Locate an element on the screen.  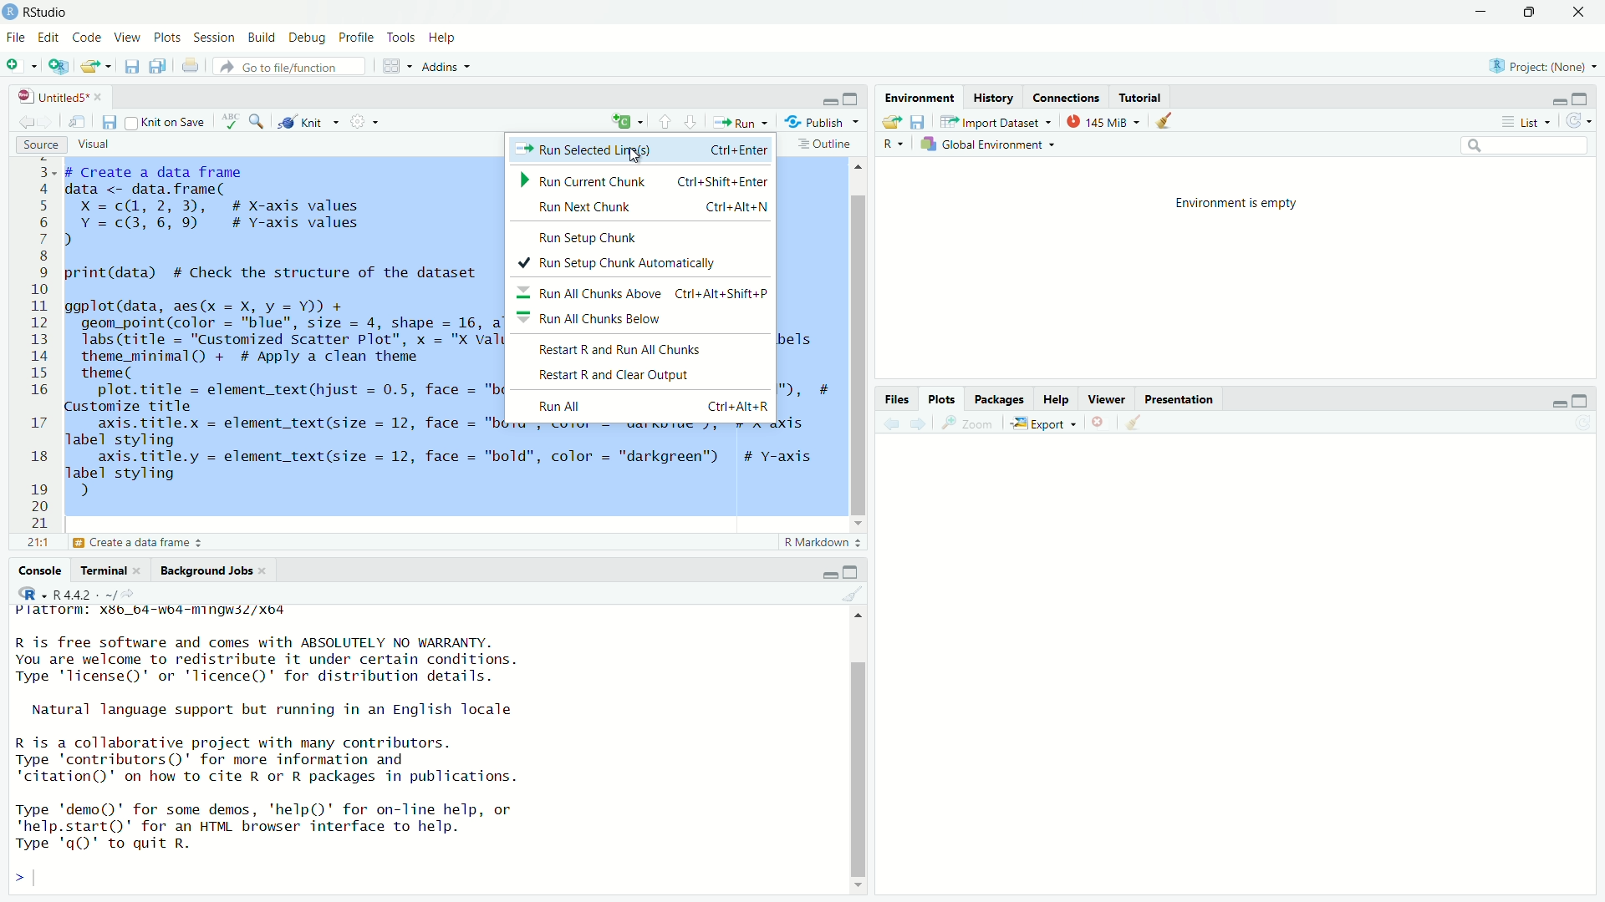
Kniit is located at coordinates (309, 119).